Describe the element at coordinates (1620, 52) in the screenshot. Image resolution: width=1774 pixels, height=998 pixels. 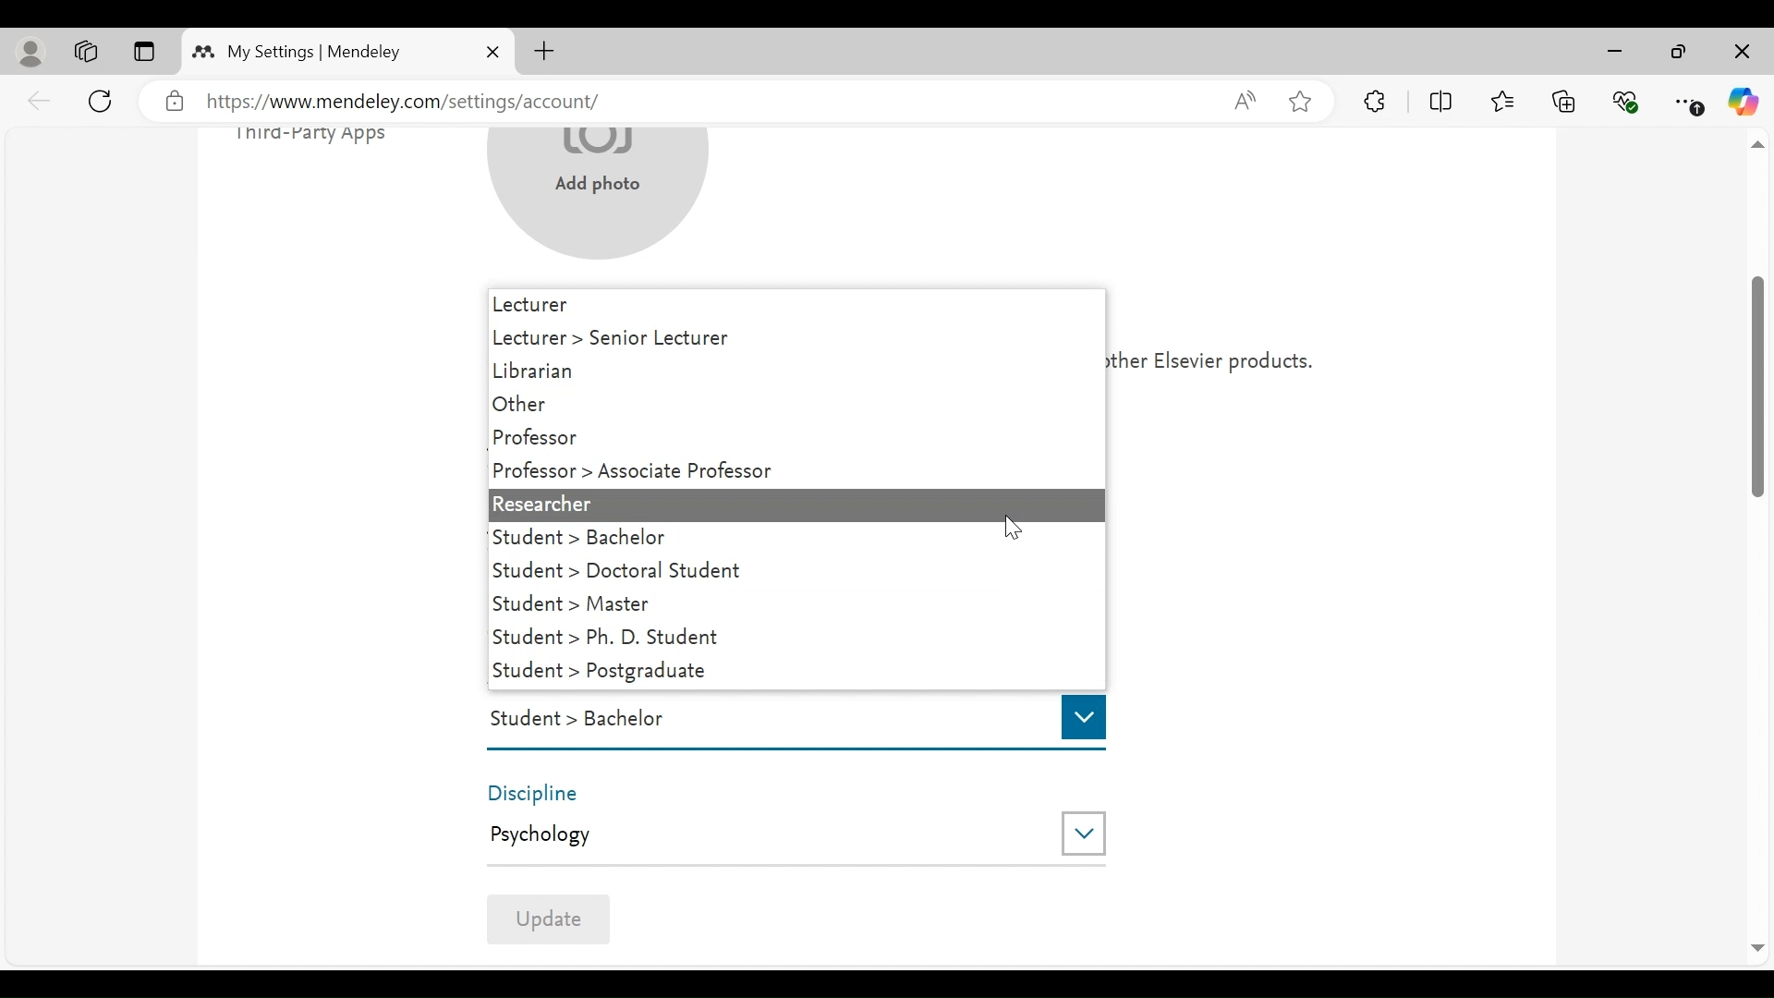
I see `minimize` at that location.